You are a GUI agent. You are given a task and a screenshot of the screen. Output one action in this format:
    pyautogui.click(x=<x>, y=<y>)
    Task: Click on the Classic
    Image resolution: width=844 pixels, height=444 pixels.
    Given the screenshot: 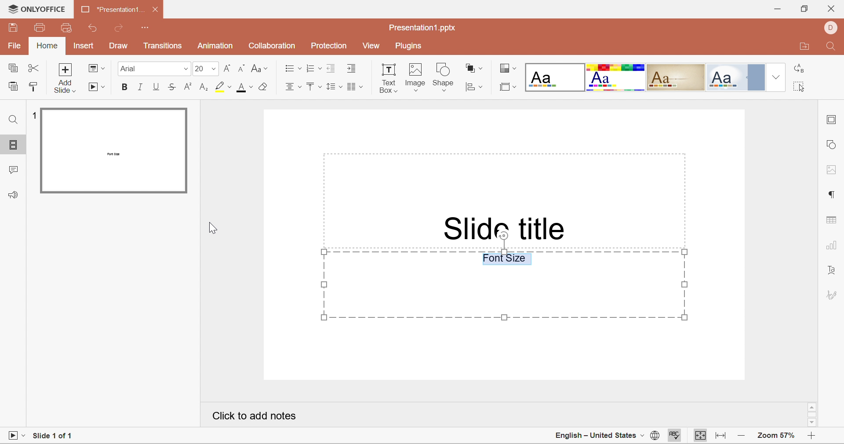 What is the action you would take?
    pyautogui.click(x=676, y=76)
    